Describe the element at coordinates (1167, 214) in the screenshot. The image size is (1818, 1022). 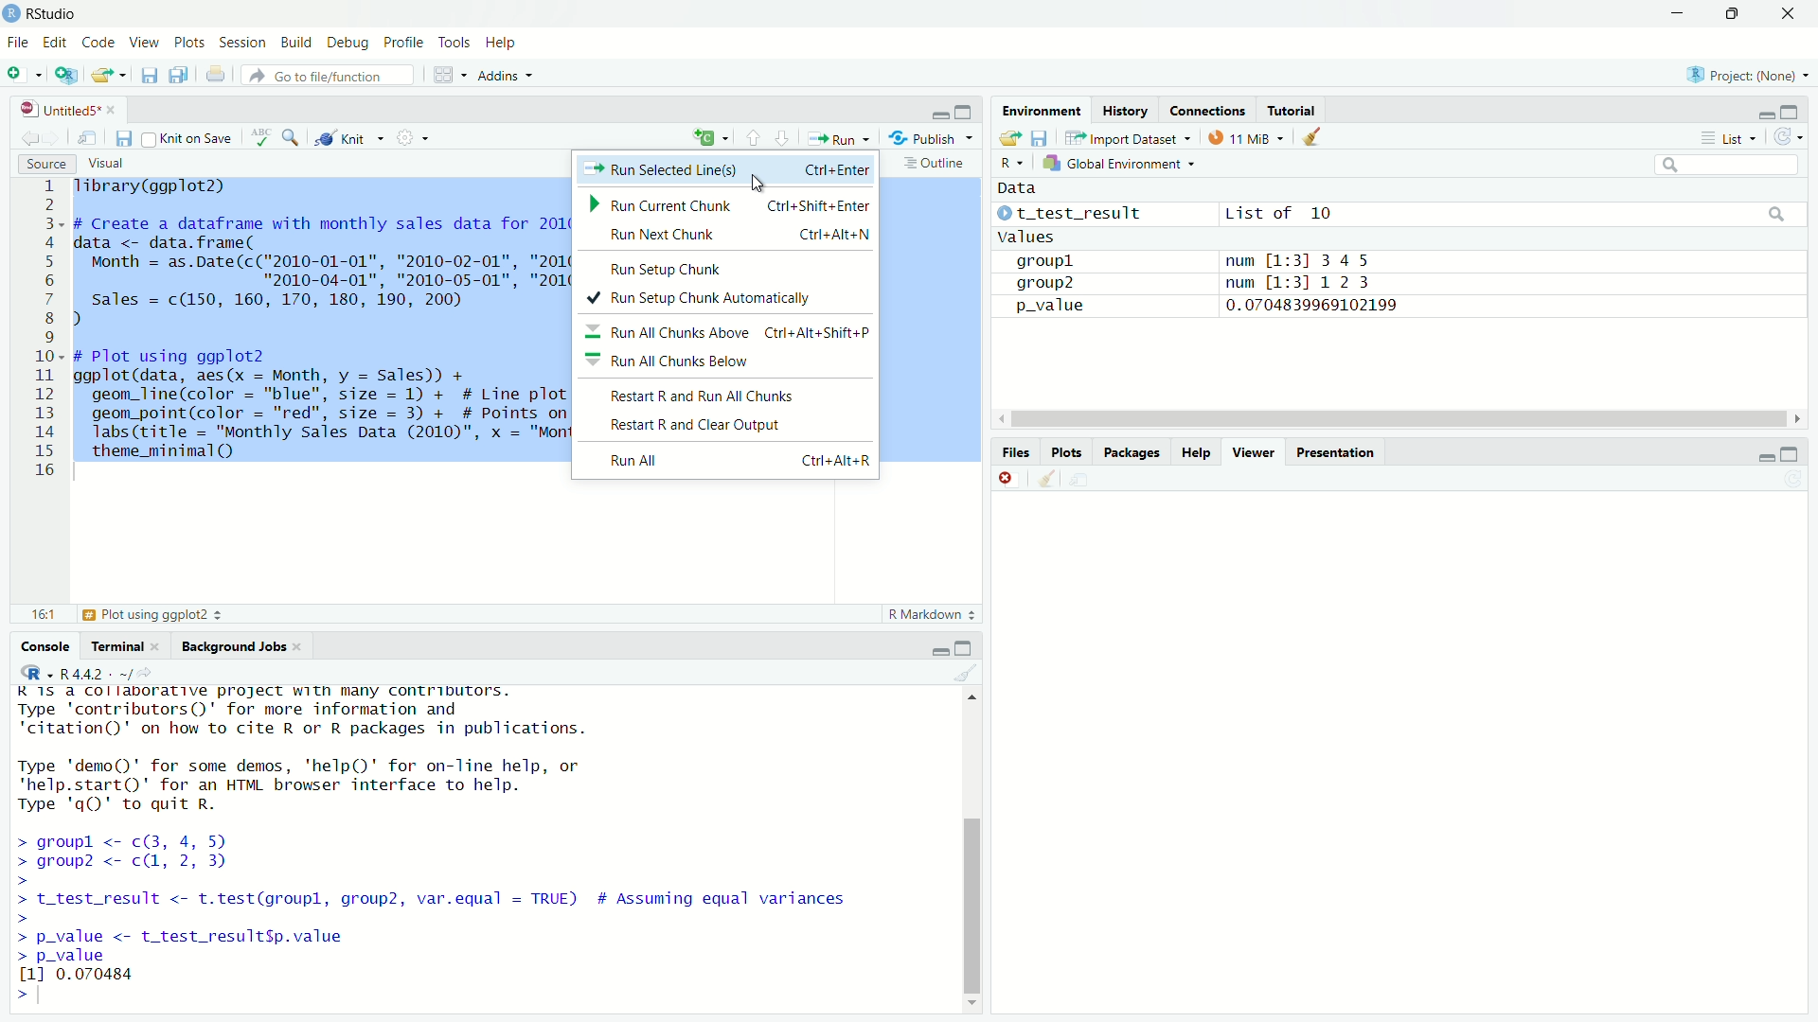
I see `© t_test_result List of 10` at that location.